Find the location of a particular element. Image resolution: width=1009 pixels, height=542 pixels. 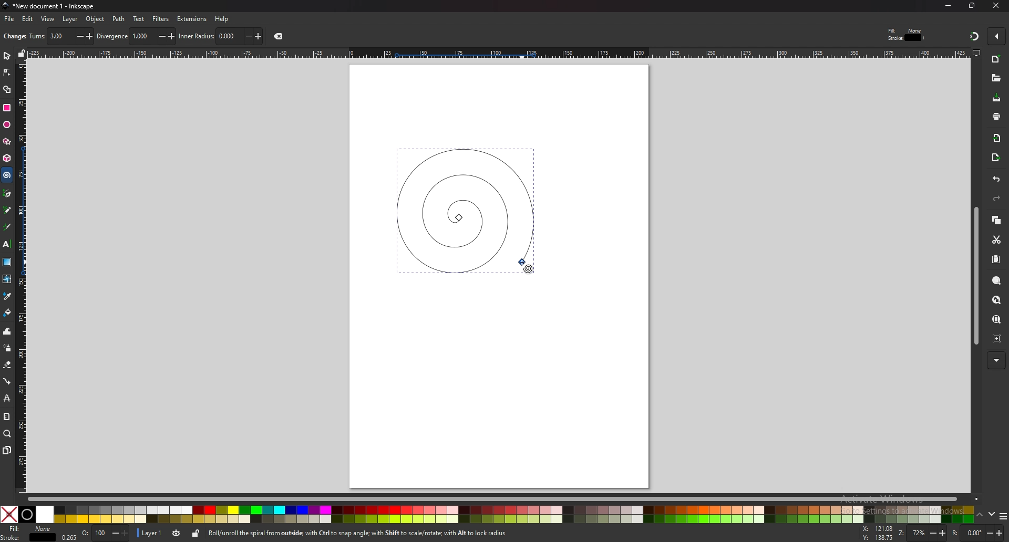

zoom is located at coordinates (8, 434).